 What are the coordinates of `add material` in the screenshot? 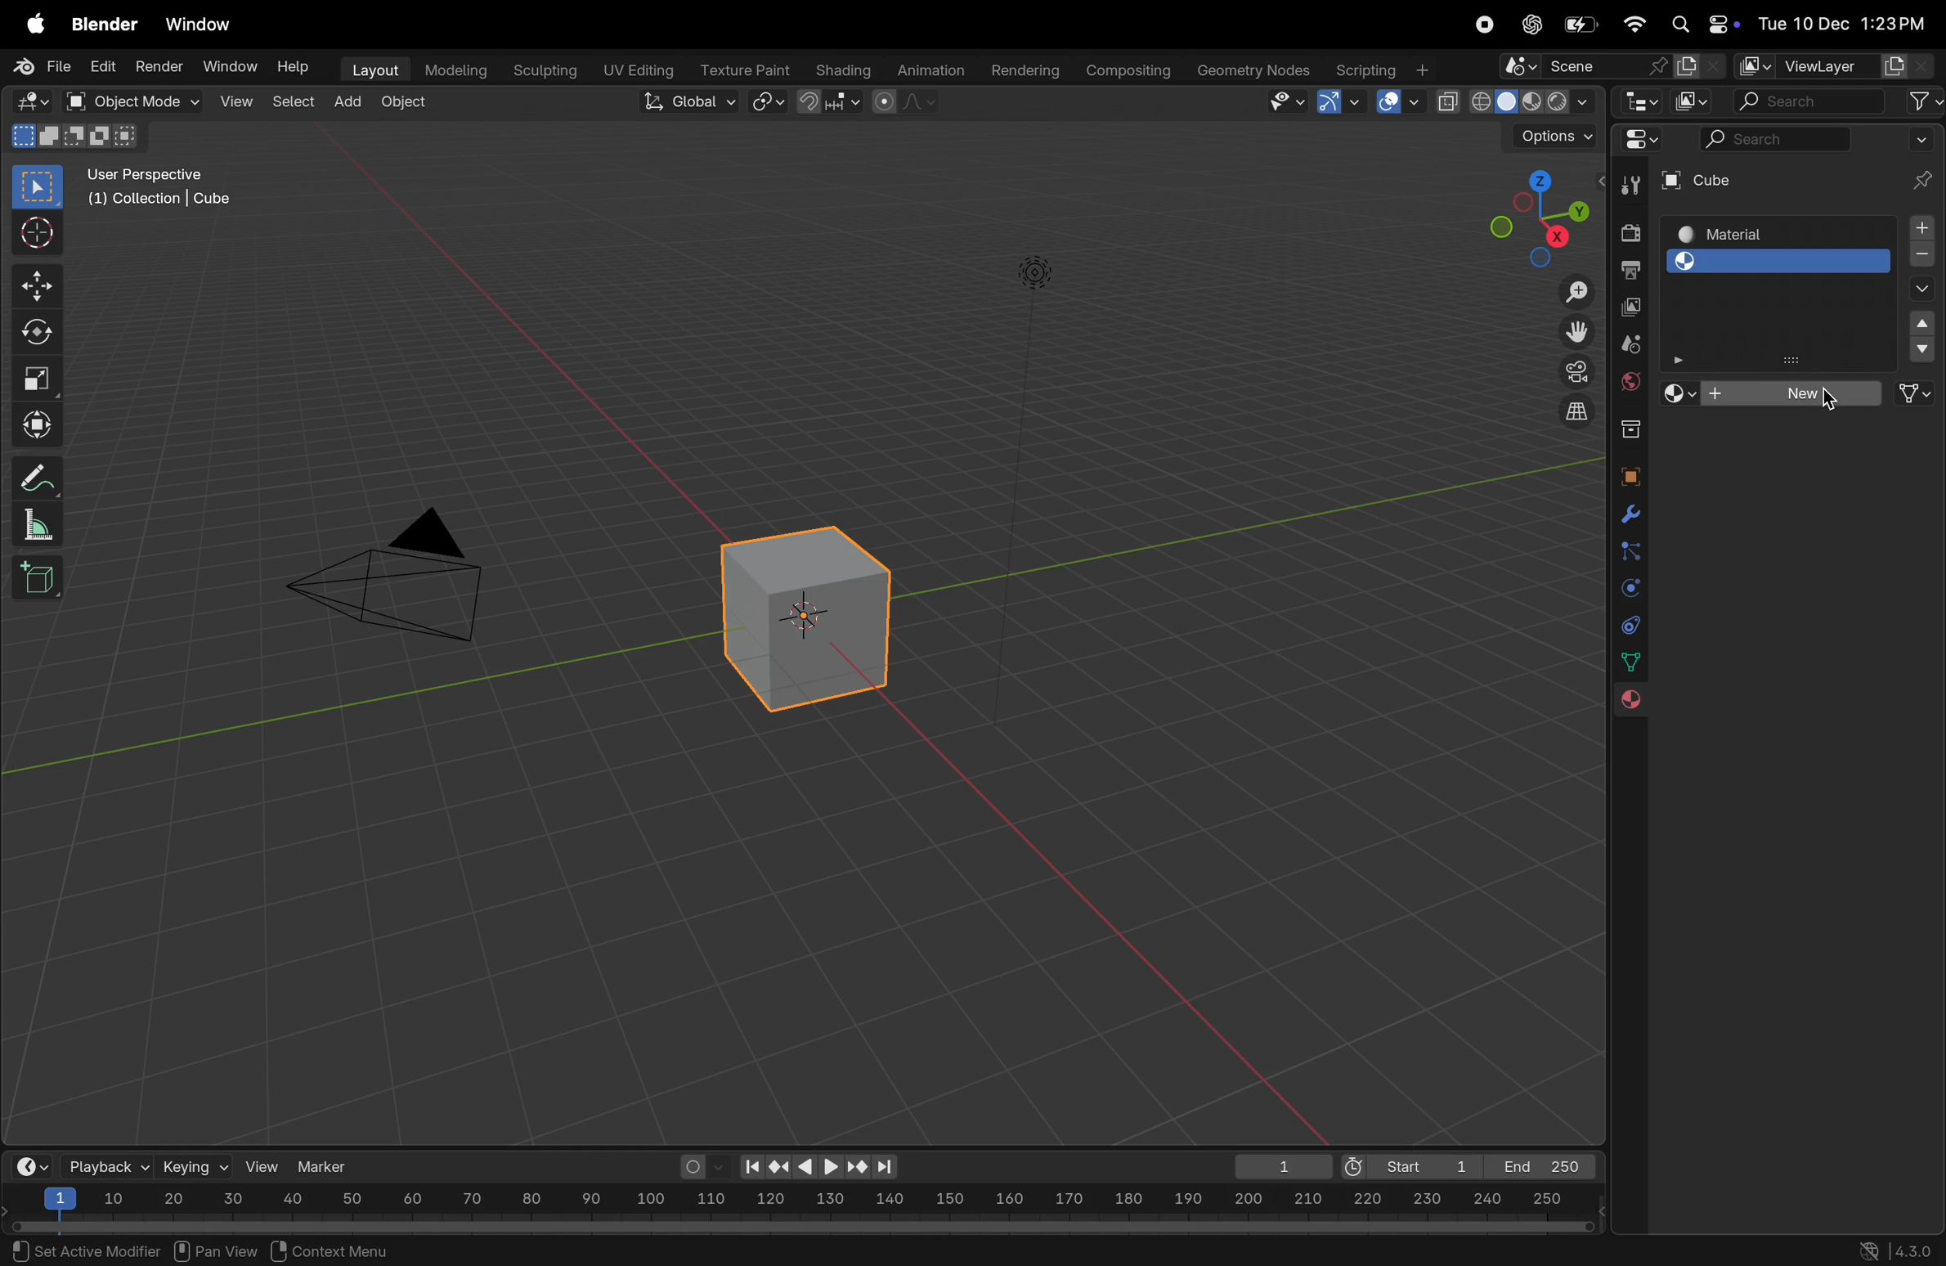 It's located at (1917, 229).